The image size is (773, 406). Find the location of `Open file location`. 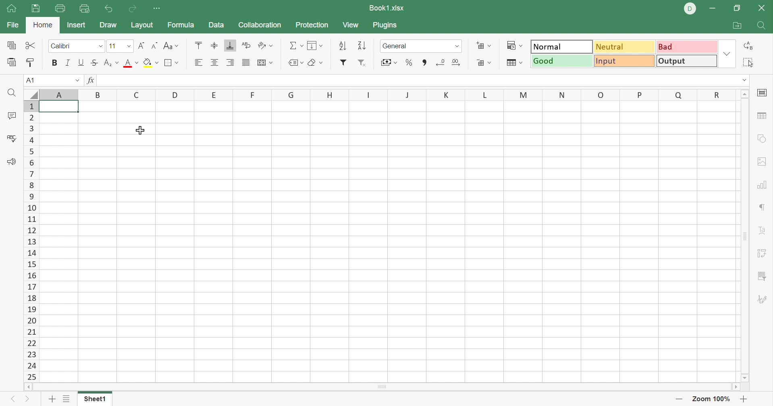

Open file location is located at coordinates (736, 25).